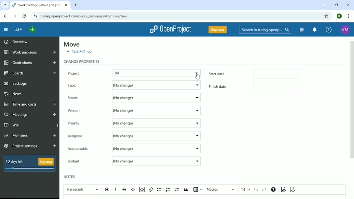 This screenshot has height=199, width=354. I want to click on KM, so click(346, 29).